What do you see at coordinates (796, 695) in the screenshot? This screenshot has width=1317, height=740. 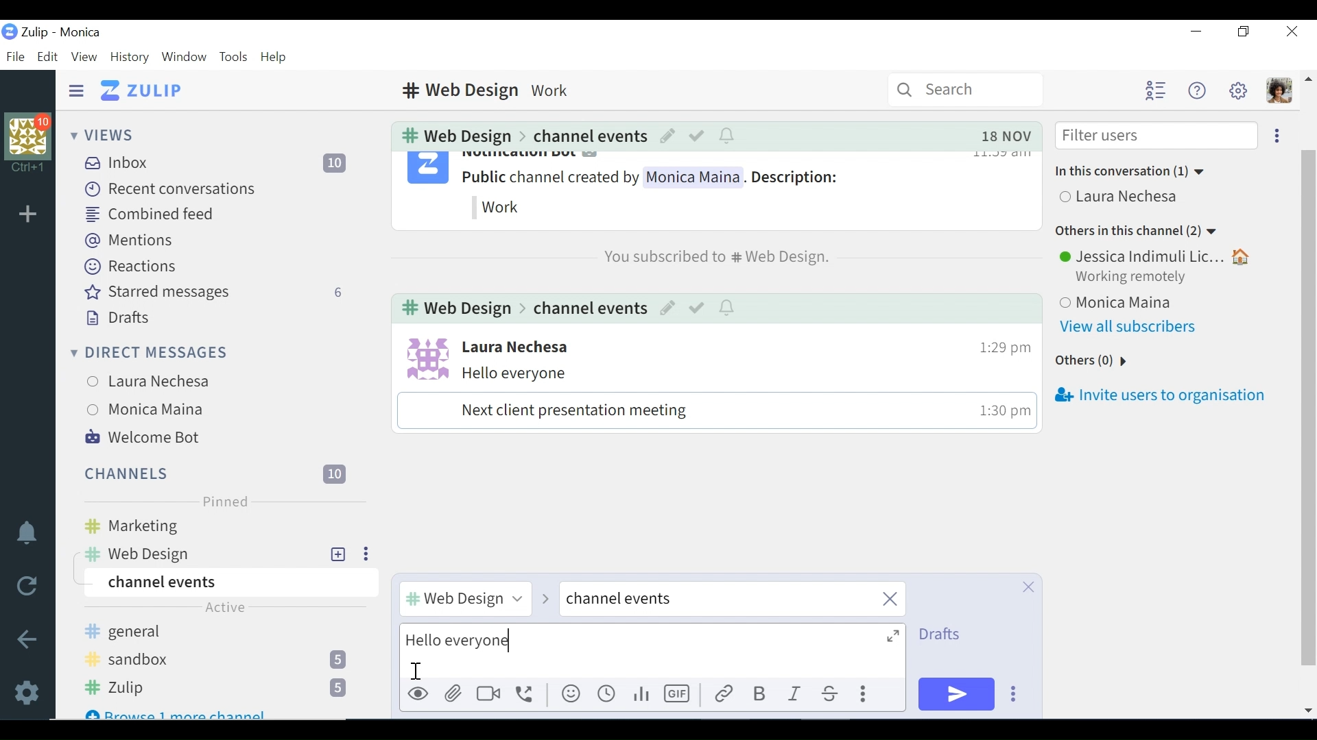 I see `Italics` at bounding box center [796, 695].